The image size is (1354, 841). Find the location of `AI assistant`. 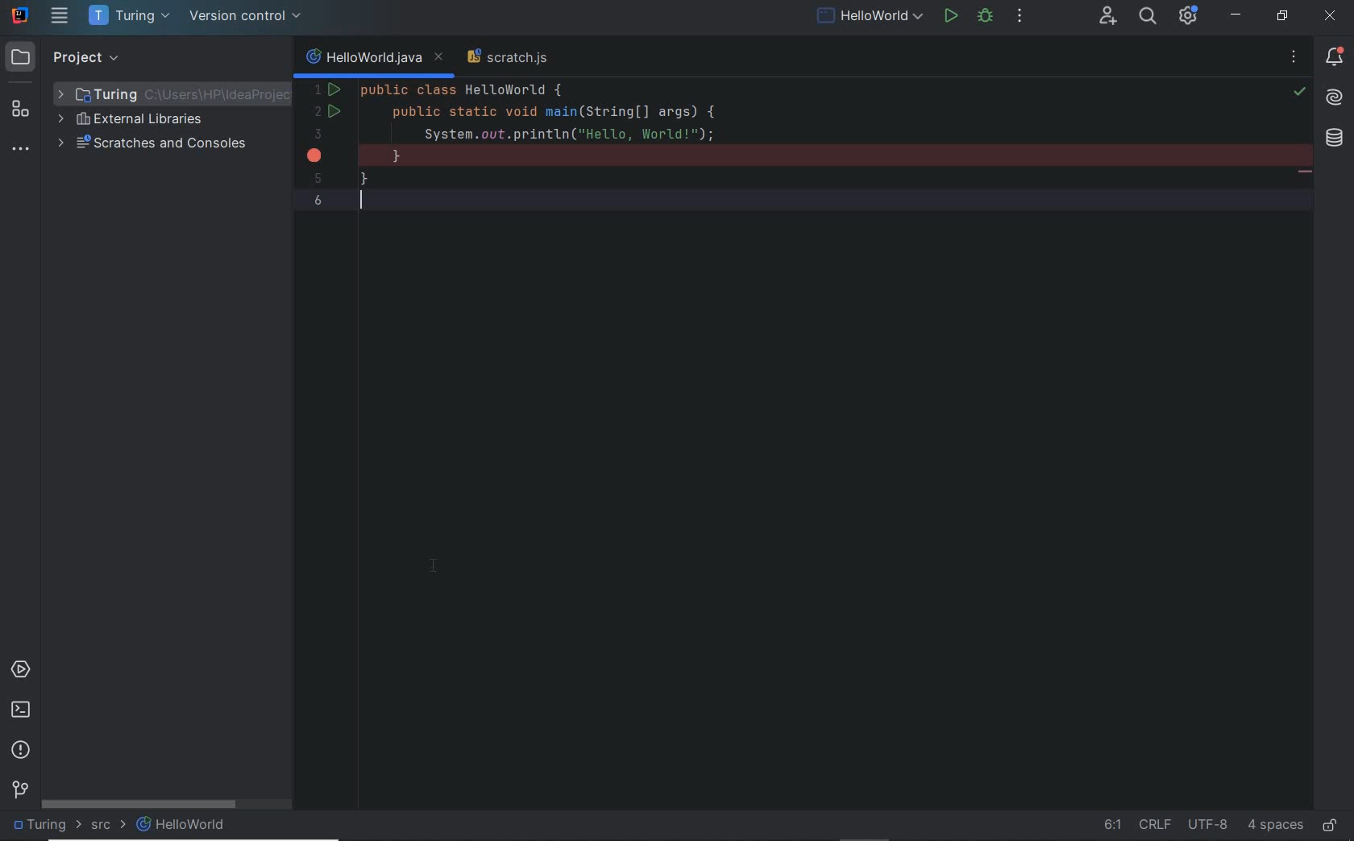

AI assistant is located at coordinates (1337, 98).